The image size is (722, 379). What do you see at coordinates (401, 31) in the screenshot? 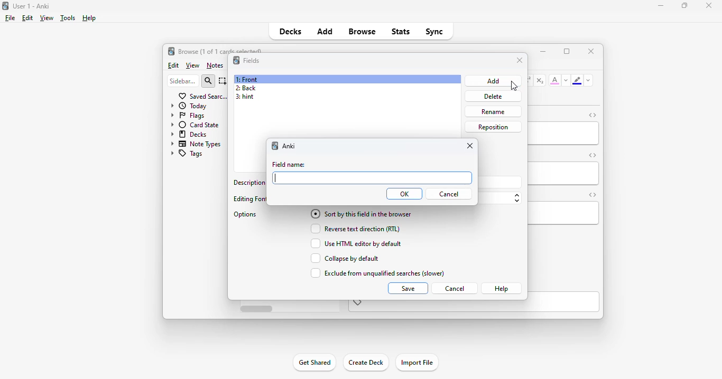
I see `stats` at bounding box center [401, 31].